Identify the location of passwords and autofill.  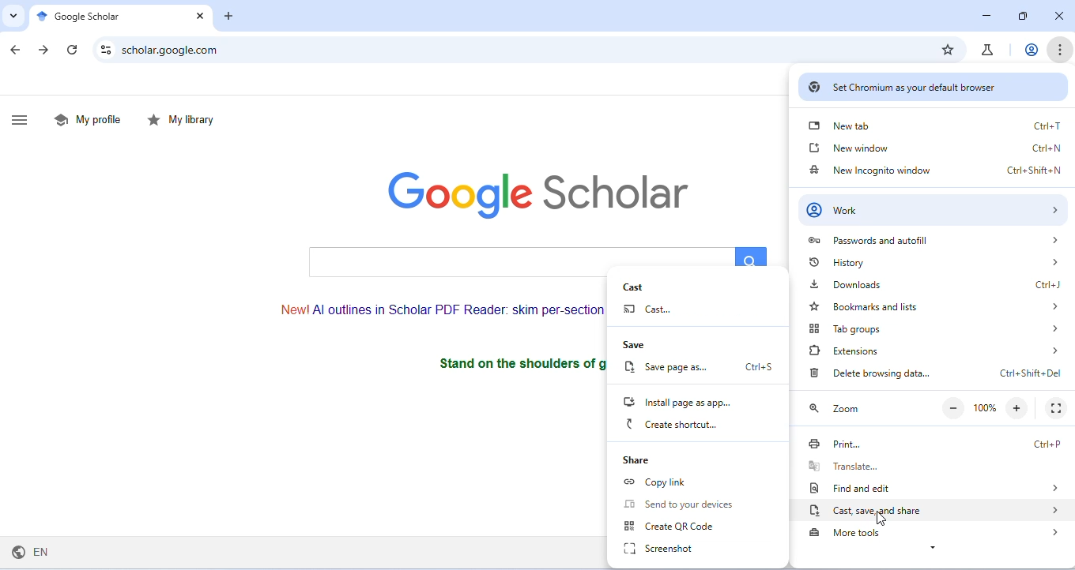
(934, 240).